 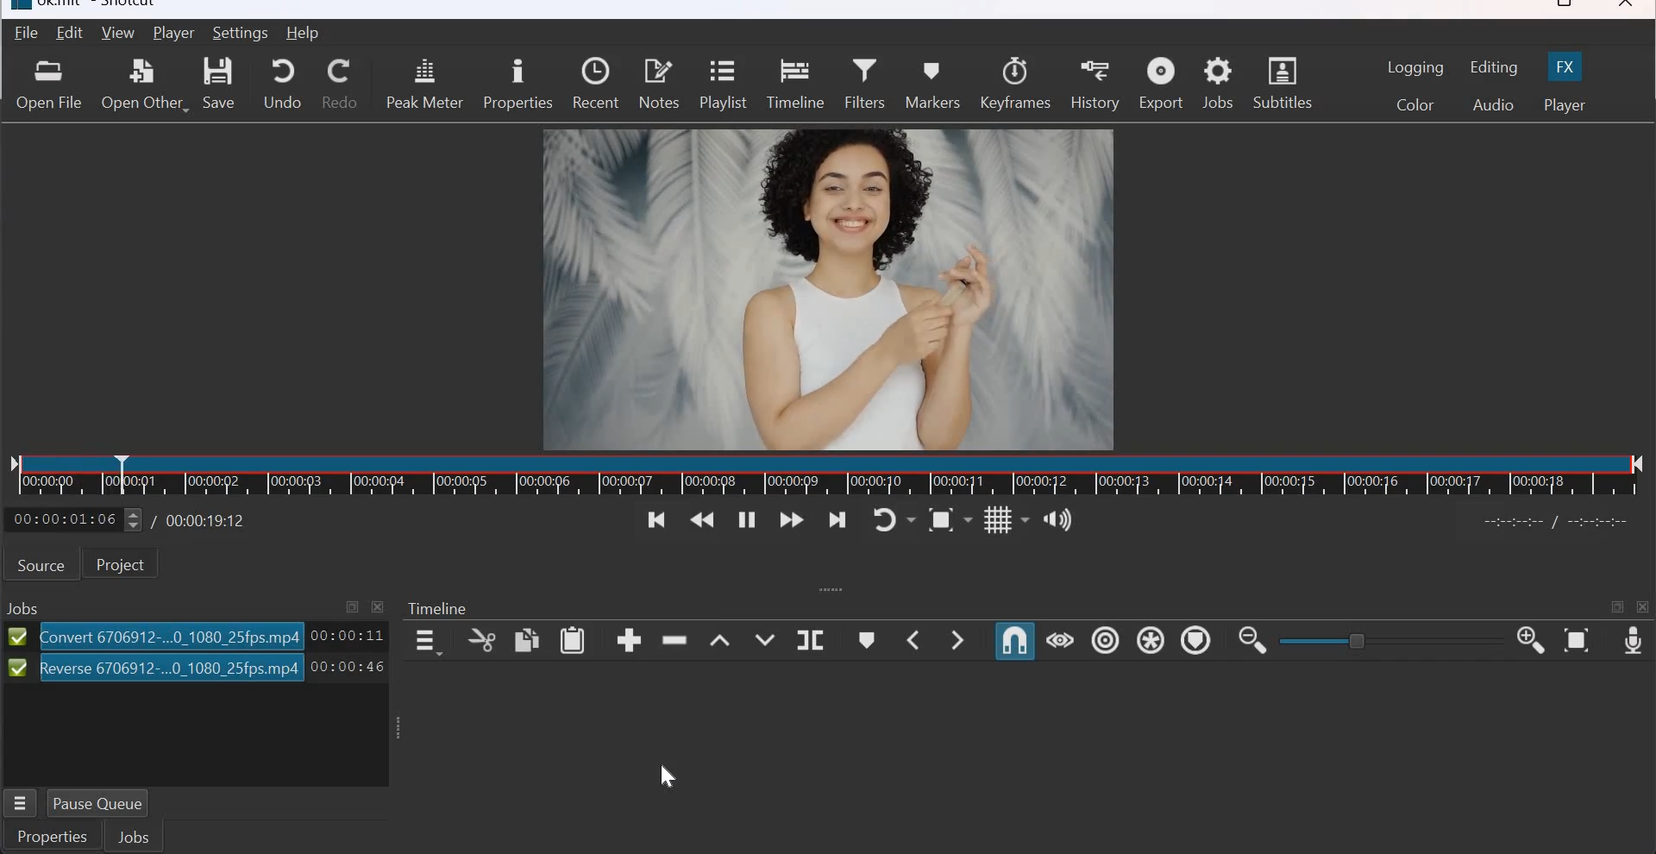 What do you see at coordinates (763, 637) in the screenshot?
I see `Overwrite` at bounding box center [763, 637].